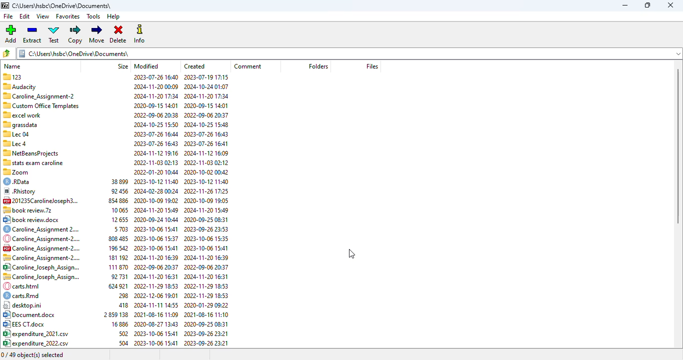 The image size is (683, 360). Describe the element at coordinates (4, 5) in the screenshot. I see `logo` at that location.